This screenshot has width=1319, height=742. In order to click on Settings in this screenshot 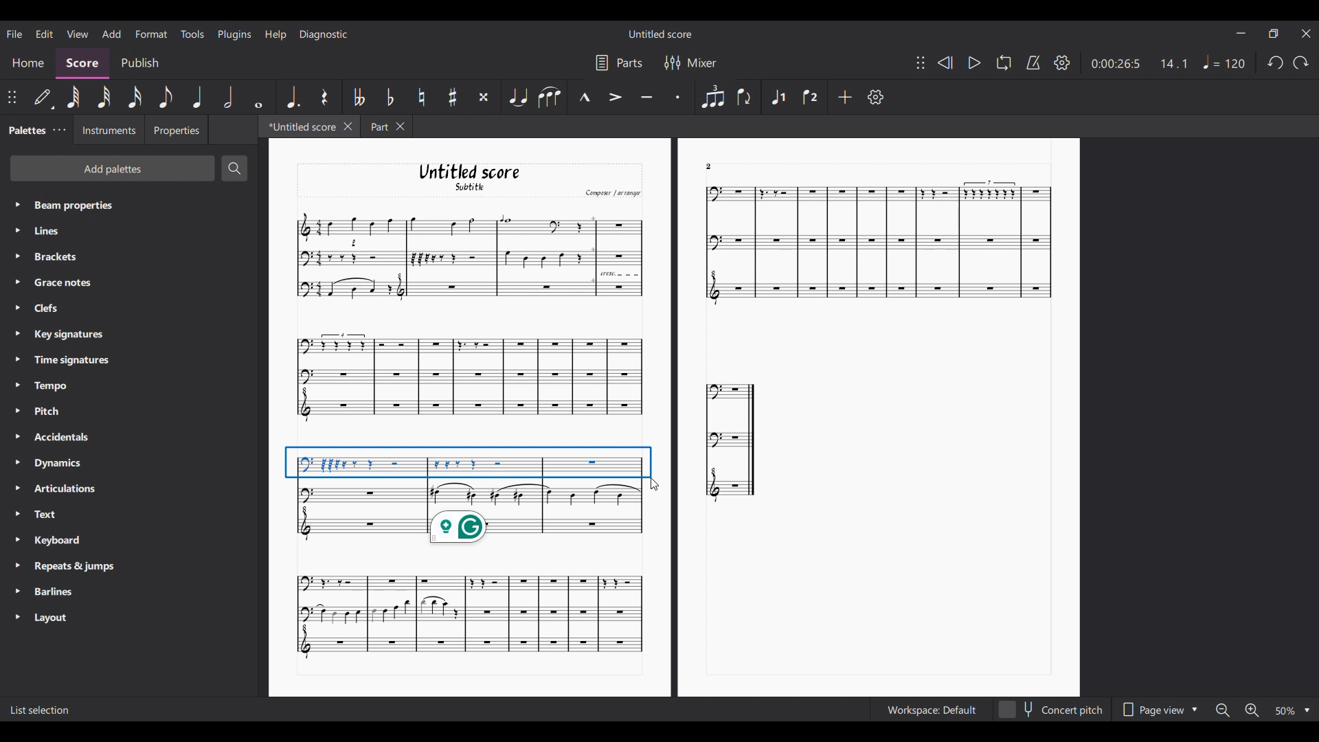, I will do `click(876, 97)`.